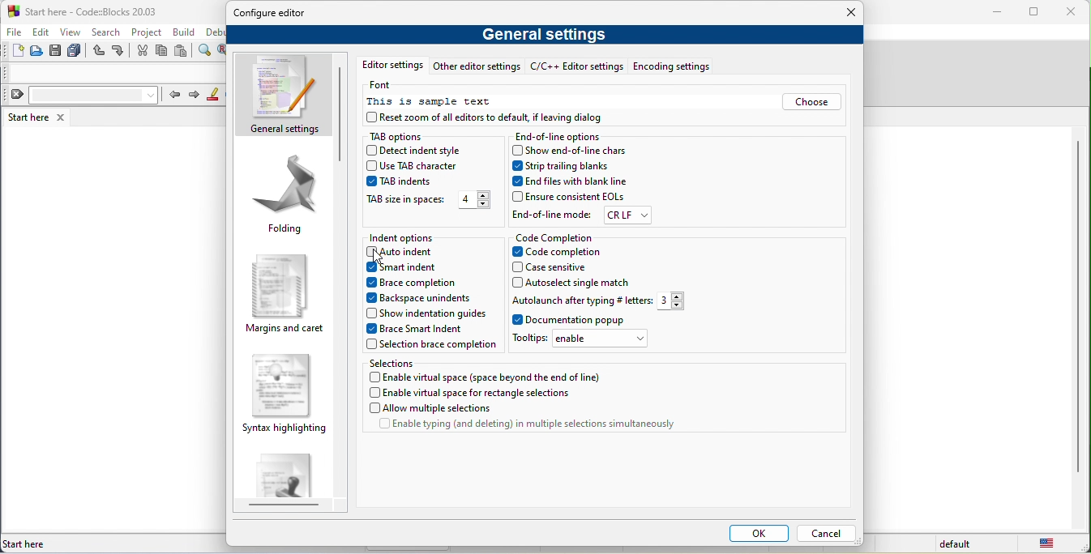 Image resolution: width=1091 pixels, height=554 pixels. Describe the element at coordinates (570, 184) in the screenshot. I see `end files with blank line` at that location.